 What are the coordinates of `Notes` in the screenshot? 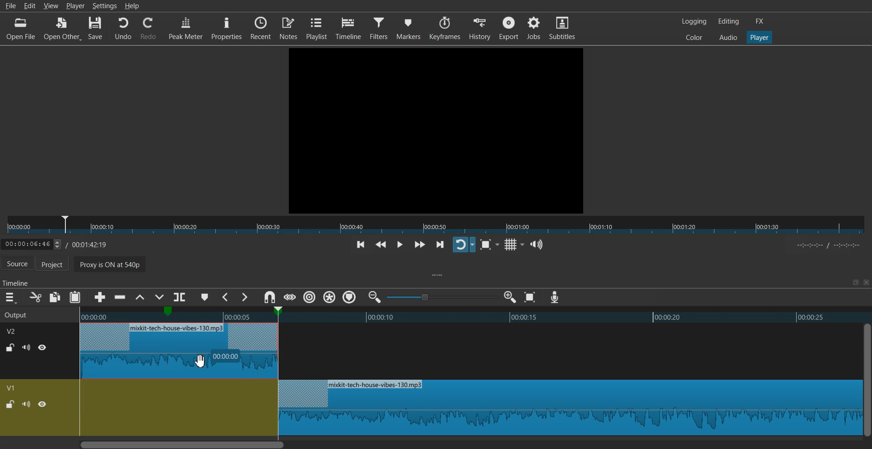 It's located at (289, 27).